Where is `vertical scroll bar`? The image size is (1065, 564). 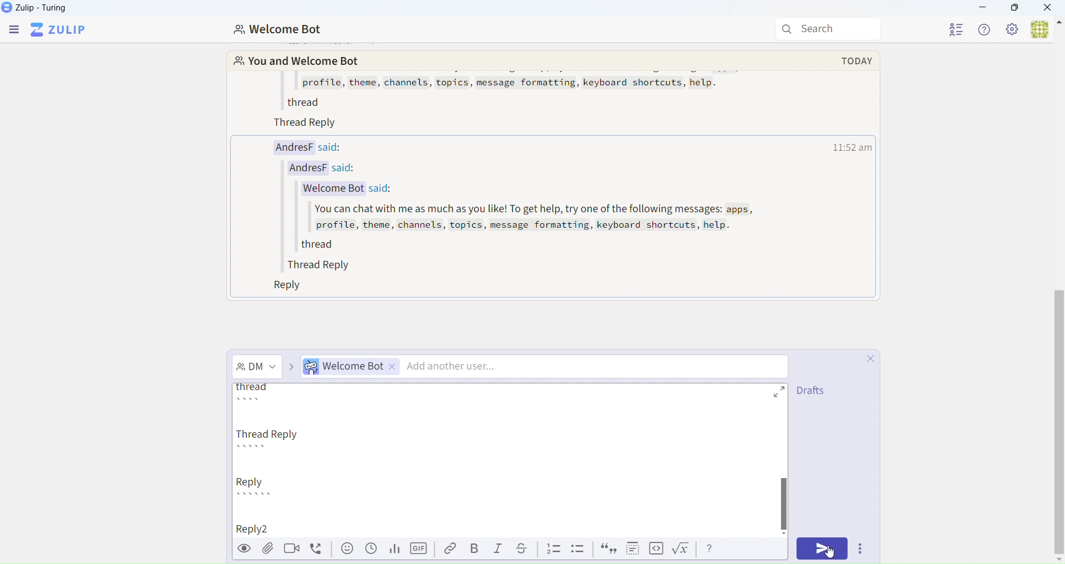 vertical scroll bar is located at coordinates (1058, 422).